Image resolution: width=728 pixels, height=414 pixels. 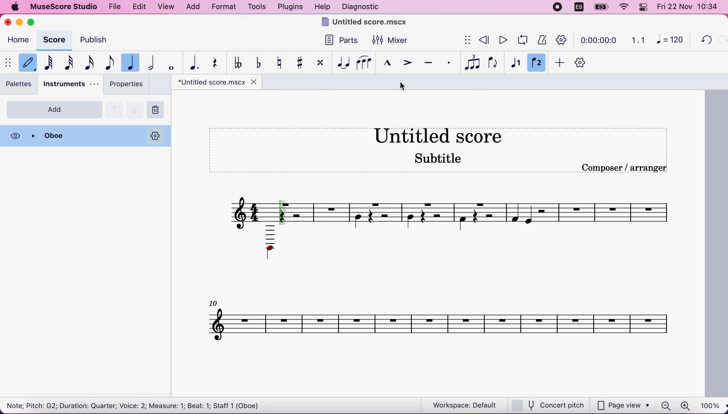 I want to click on 64th note, so click(x=52, y=61).